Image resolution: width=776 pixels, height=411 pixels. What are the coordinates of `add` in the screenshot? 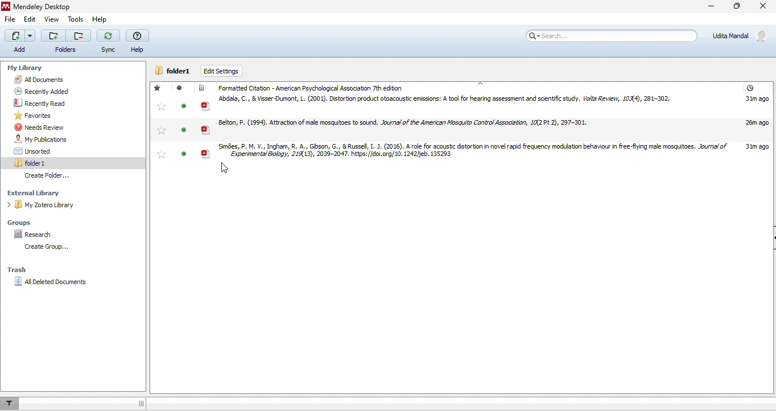 It's located at (18, 42).